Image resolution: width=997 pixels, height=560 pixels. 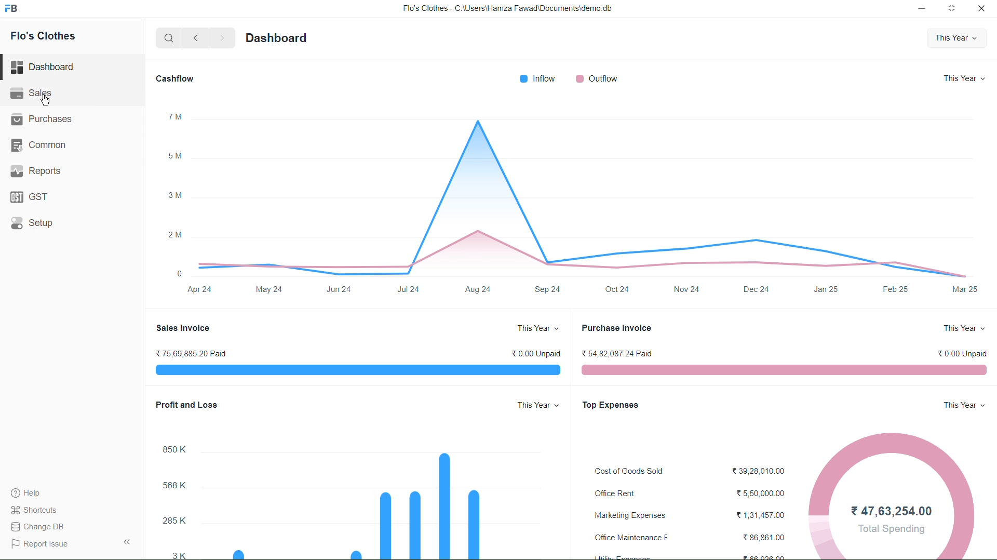 What do you see at coordinates (173, 115) in the screenshot?
I see `7M` at bounding box center [173, 115].